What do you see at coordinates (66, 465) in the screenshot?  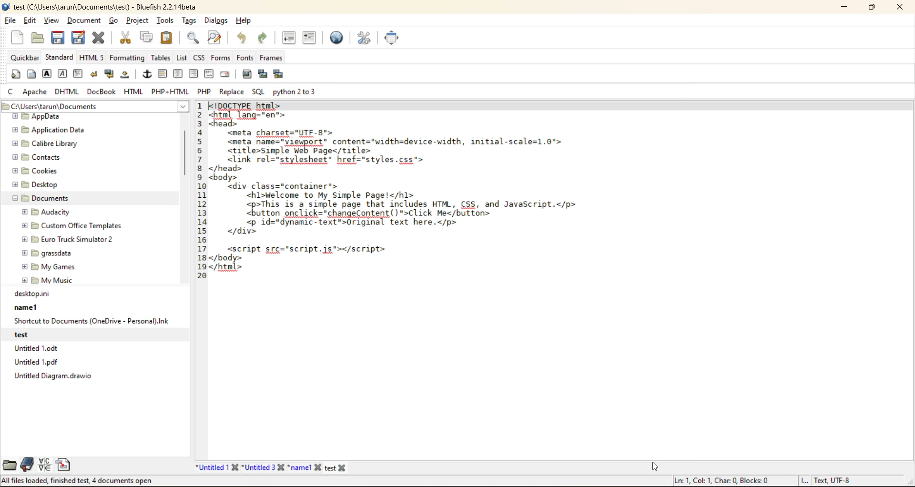 I see `snippets` at bounding box center [66, 465].